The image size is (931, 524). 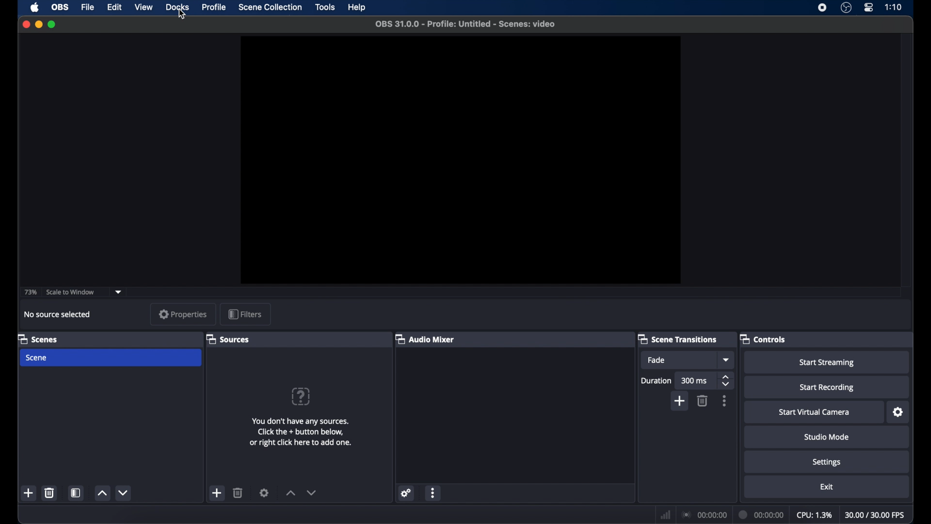 What do you see at coordinates (72, 292) in the screenshot?
I see `scale to window` at bounding box center [72, 292].